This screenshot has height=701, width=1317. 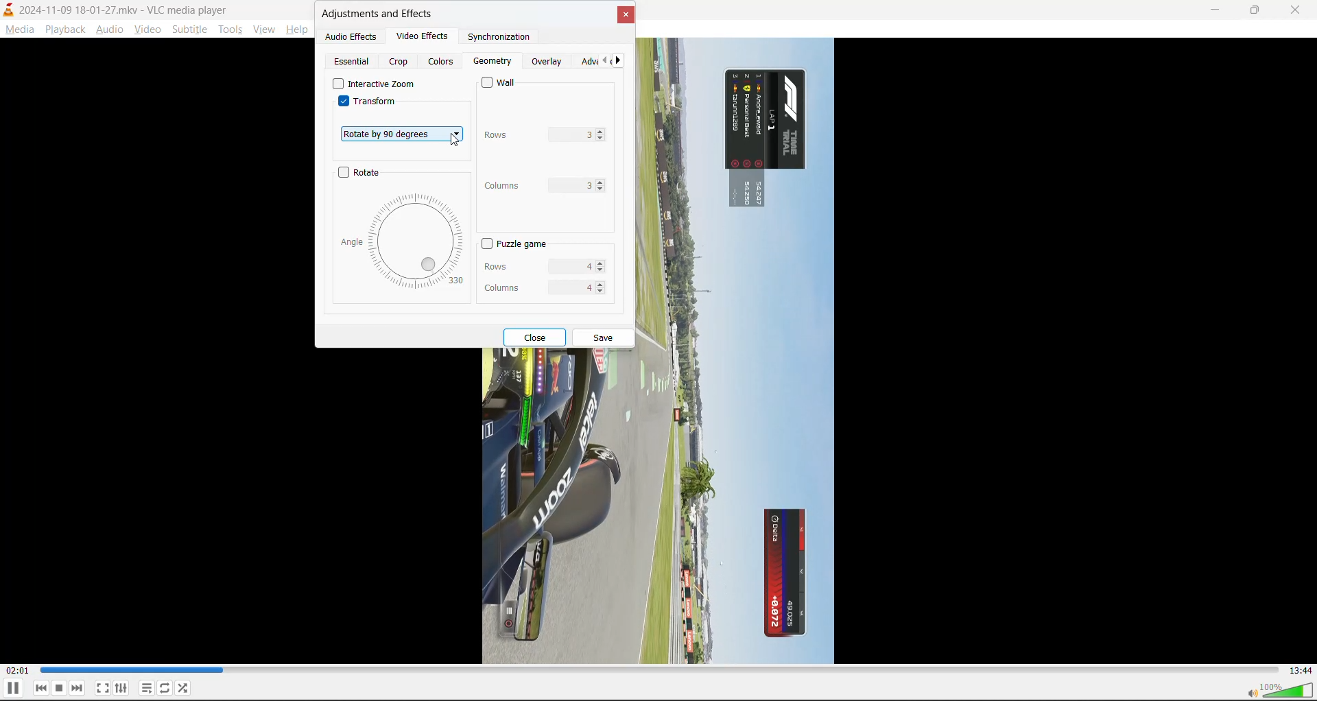 What do you see at coordinates (103, 688) in the screenshot?
I see `fullscreen` at bounding box center [103, 688].